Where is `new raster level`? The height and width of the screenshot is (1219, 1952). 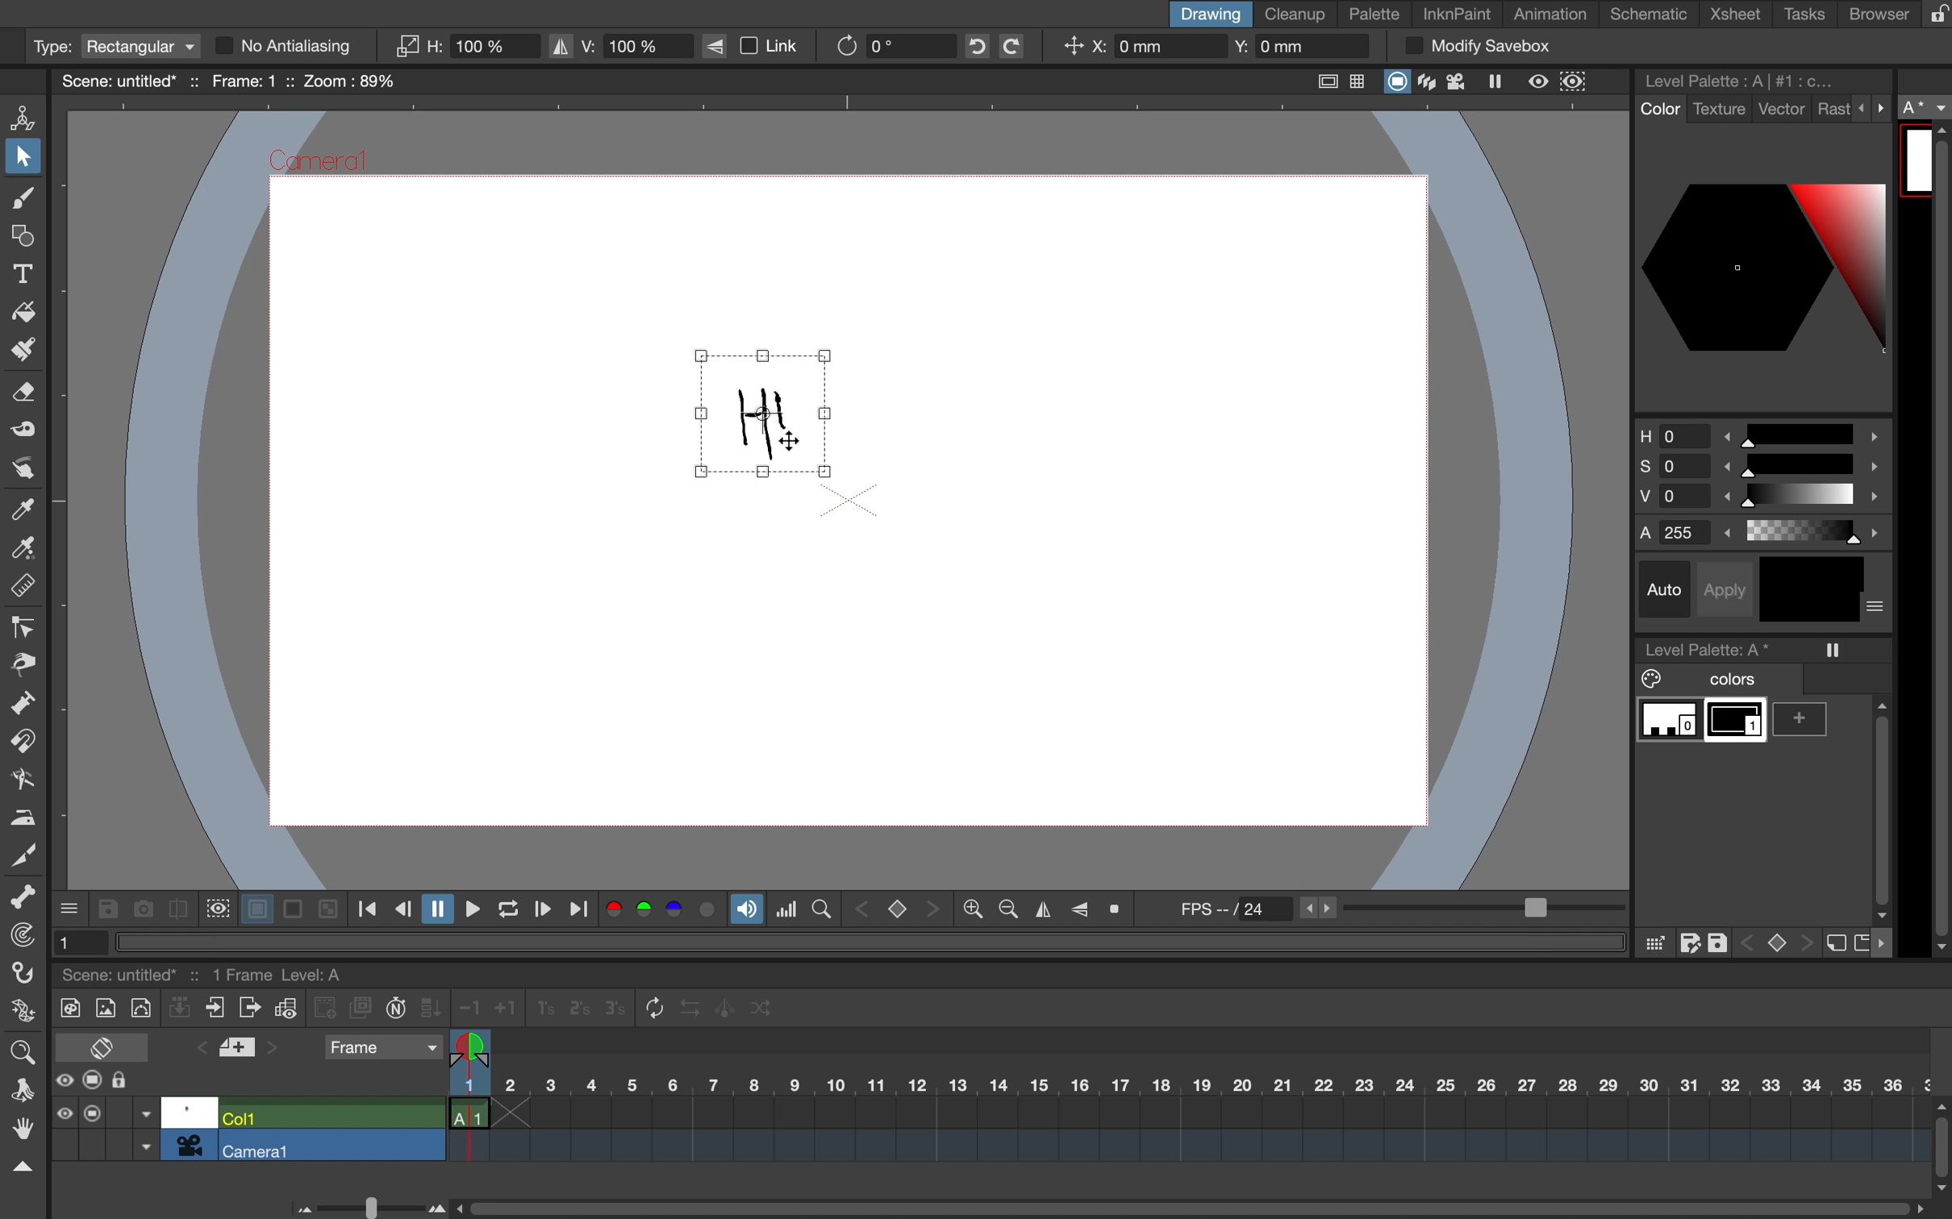
new raster level is located at coordinates (104, 1009).